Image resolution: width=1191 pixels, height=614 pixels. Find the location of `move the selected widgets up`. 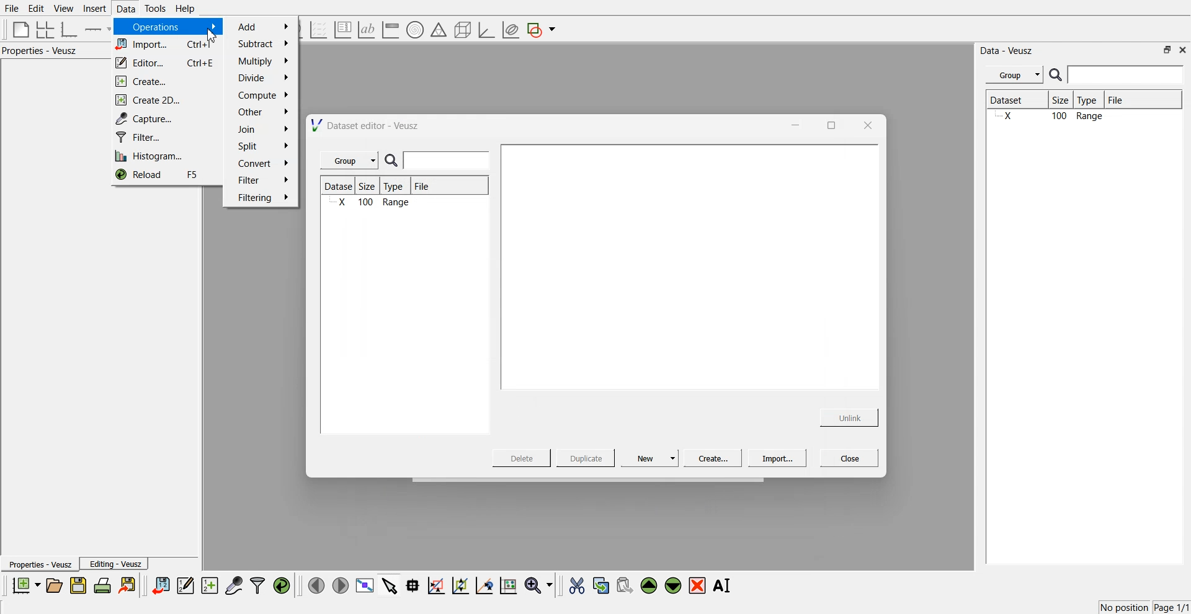

move the selected widgets up is located at coordinates (650, 586).